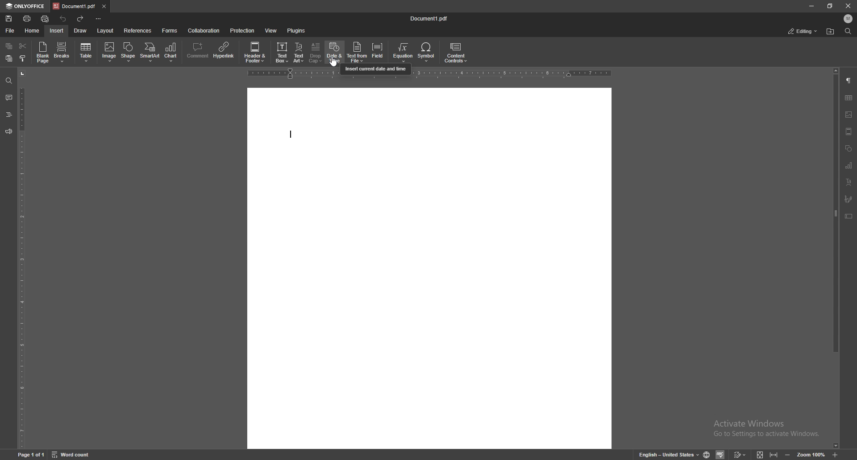 This screenshot has height=460, width=857. What do you see at coordinates (26, 6) in the screenshot?
I see `onlyoffice` at bounding box center [26, 6].